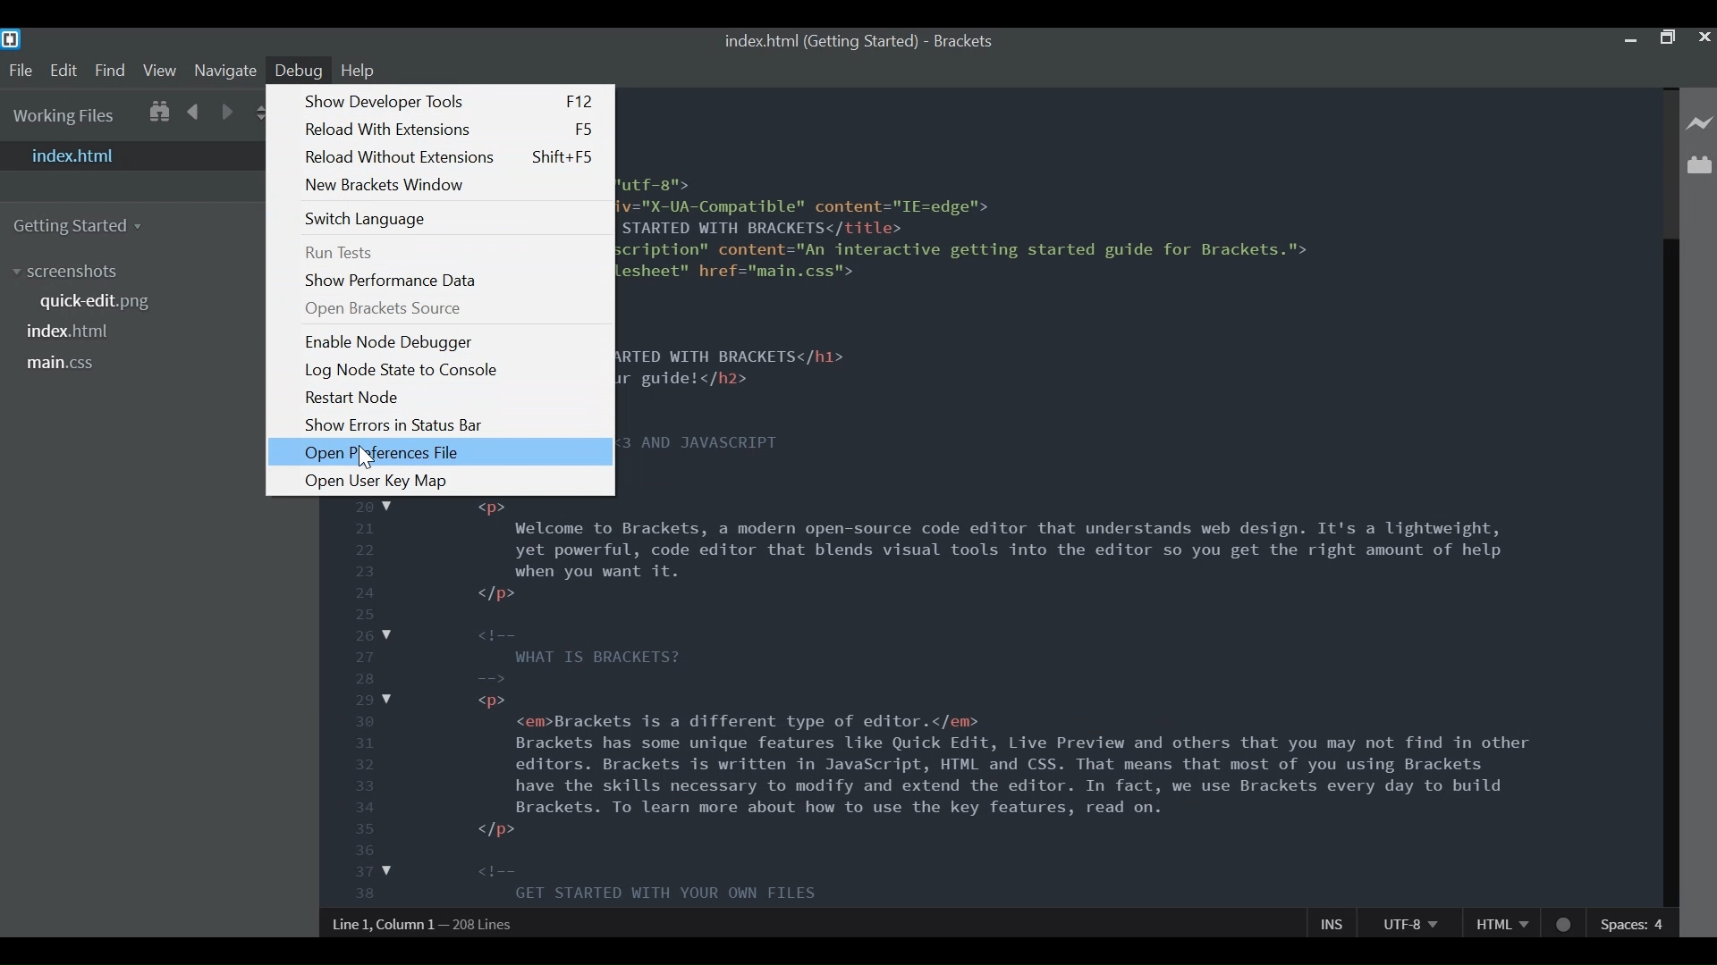  I want to click on Show Developer Tools, so click(450, 103).